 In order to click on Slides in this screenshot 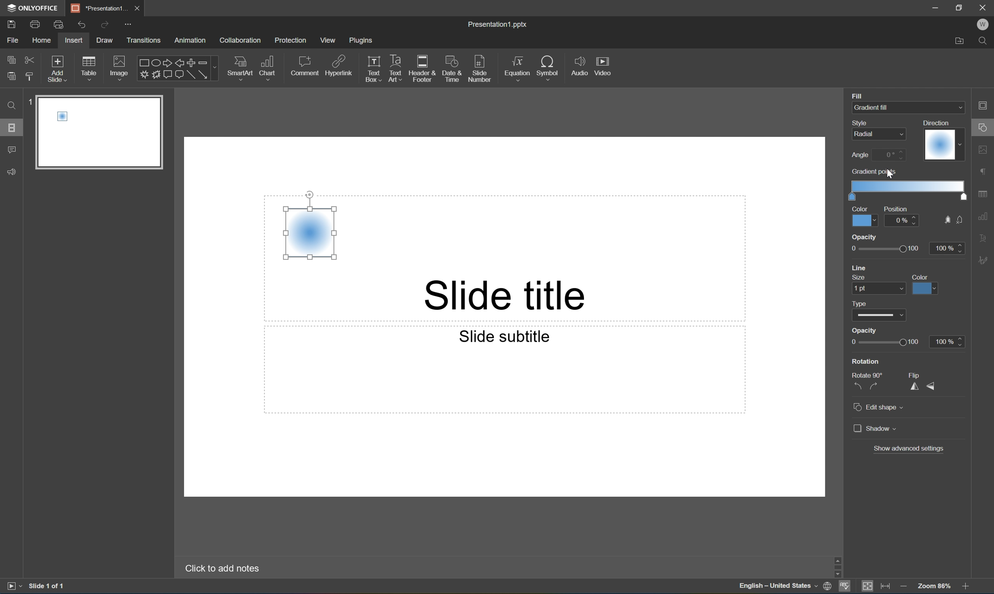, I will do `click(11, 127)`.